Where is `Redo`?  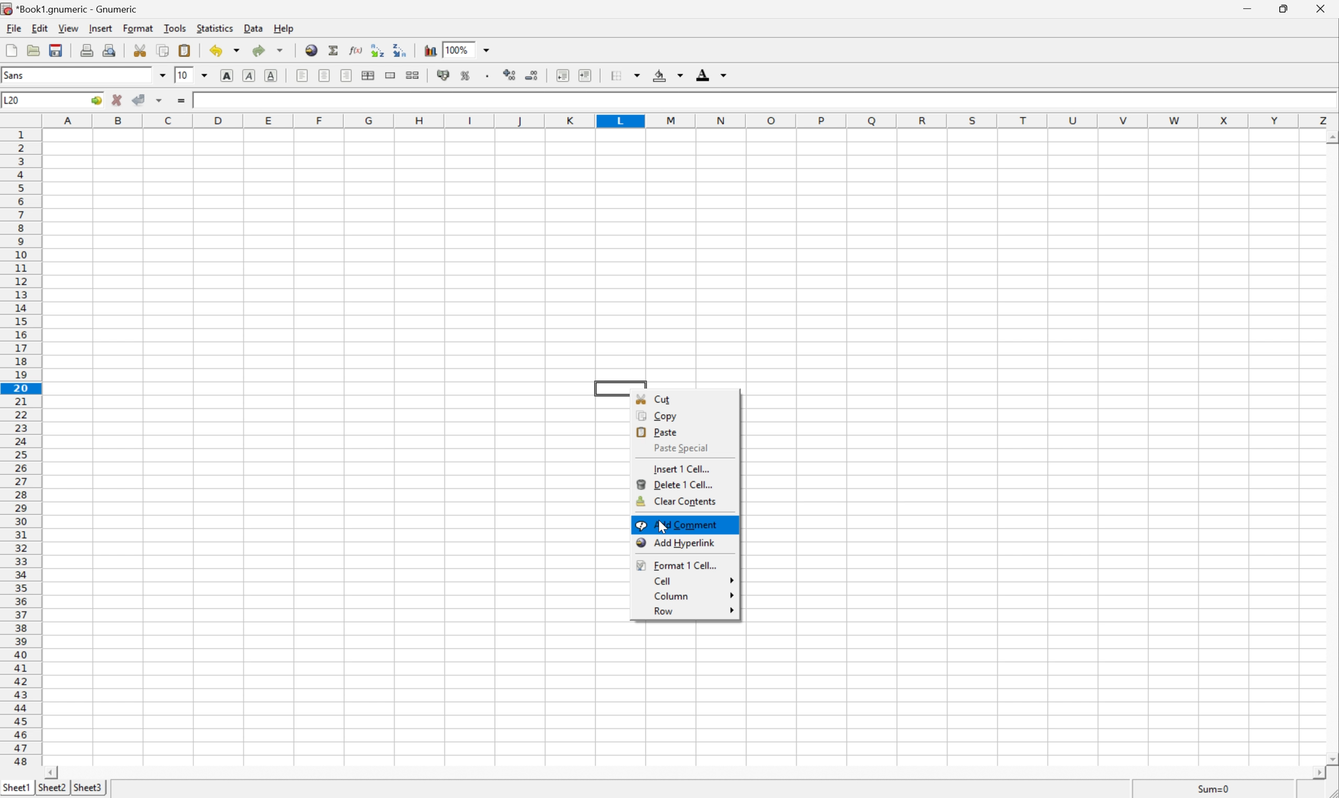 Redo is located at coordinates (270, 50).